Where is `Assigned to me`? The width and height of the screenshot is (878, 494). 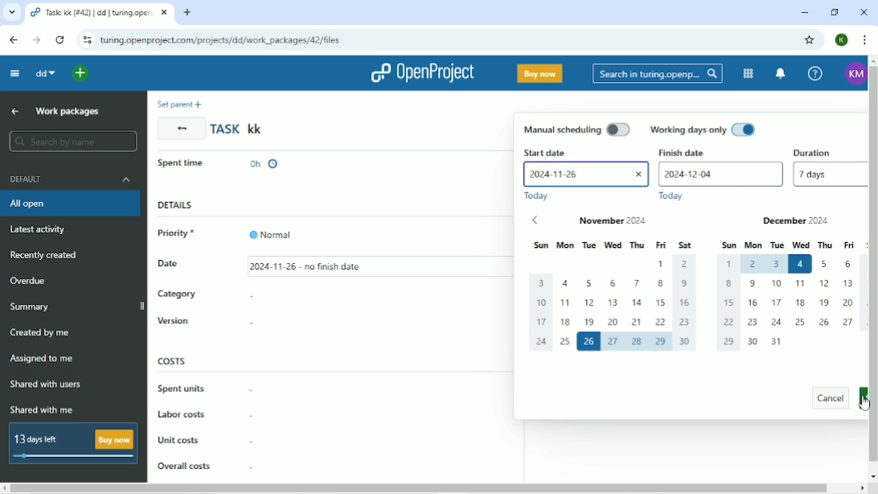 Assigned to me is located at coordinates (41, 358).